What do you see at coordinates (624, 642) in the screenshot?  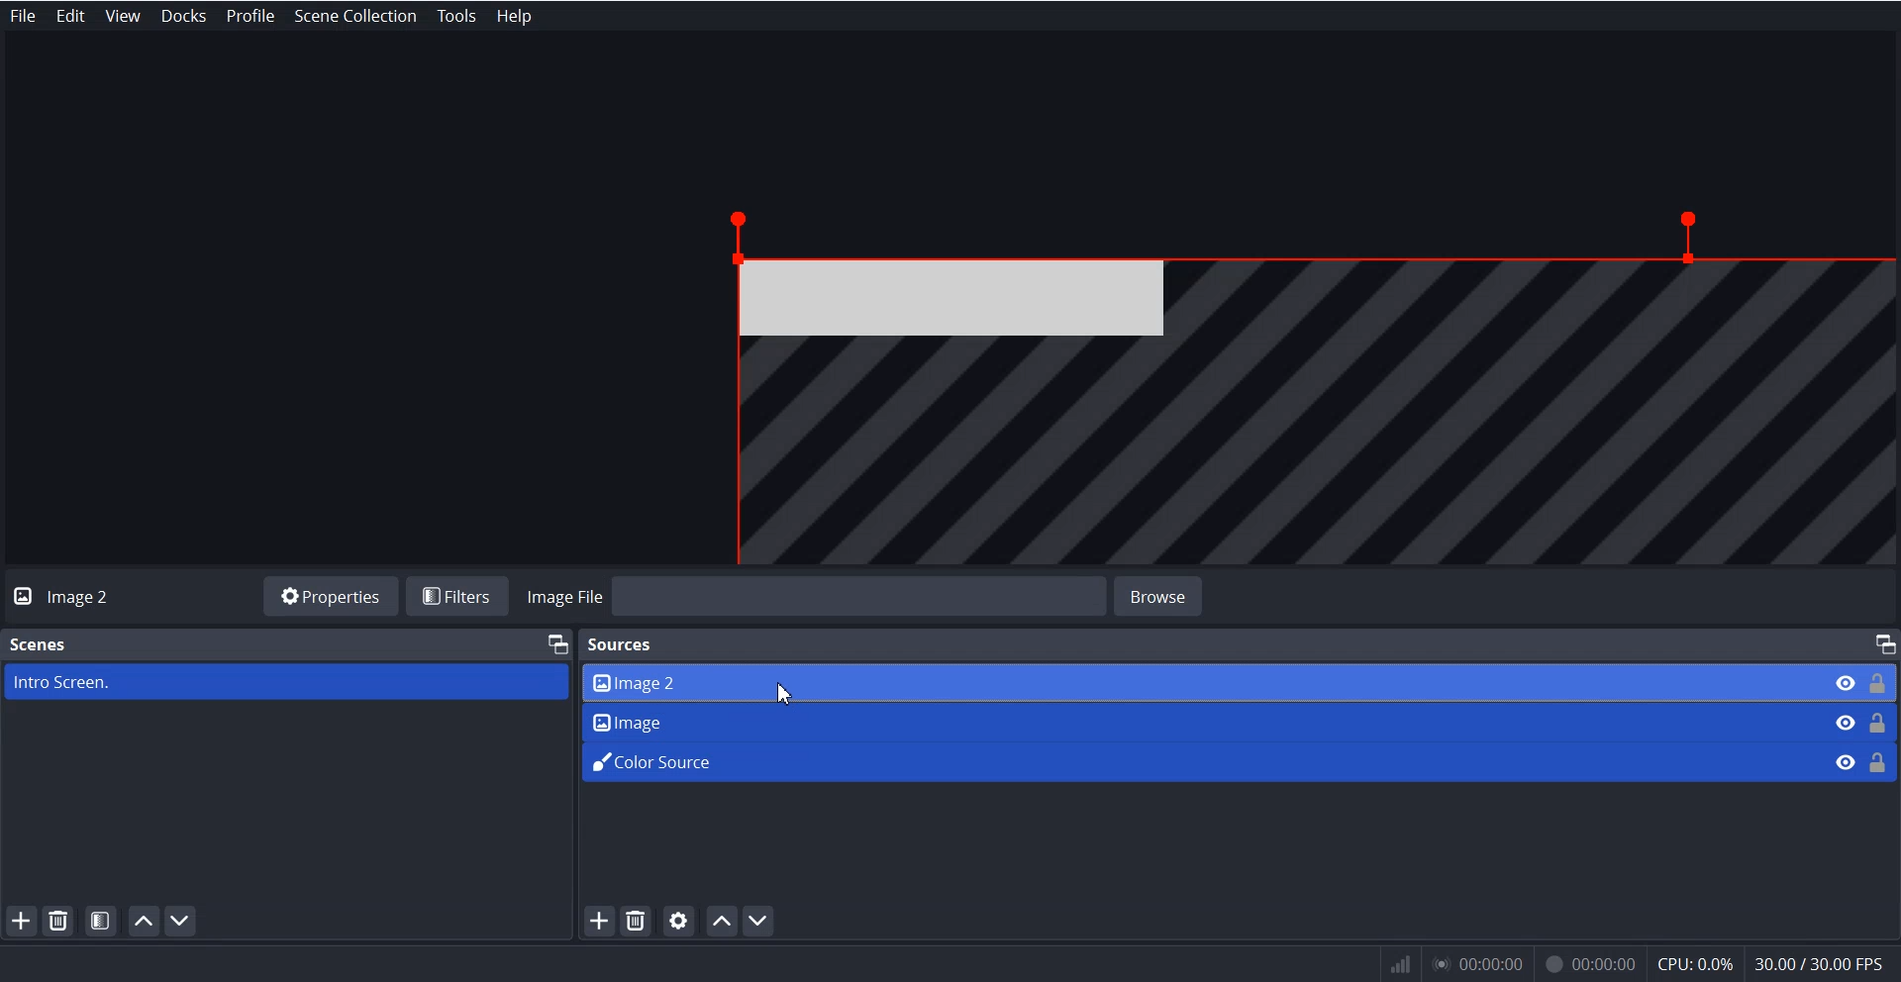 I see `Sources` at bounding box center [624, 642].